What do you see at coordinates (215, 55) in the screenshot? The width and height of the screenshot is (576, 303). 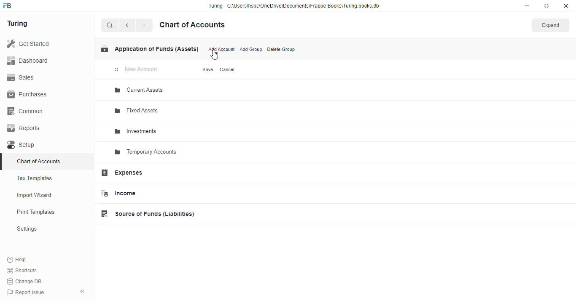 I see `cursor` at bounding box center [215, 55].